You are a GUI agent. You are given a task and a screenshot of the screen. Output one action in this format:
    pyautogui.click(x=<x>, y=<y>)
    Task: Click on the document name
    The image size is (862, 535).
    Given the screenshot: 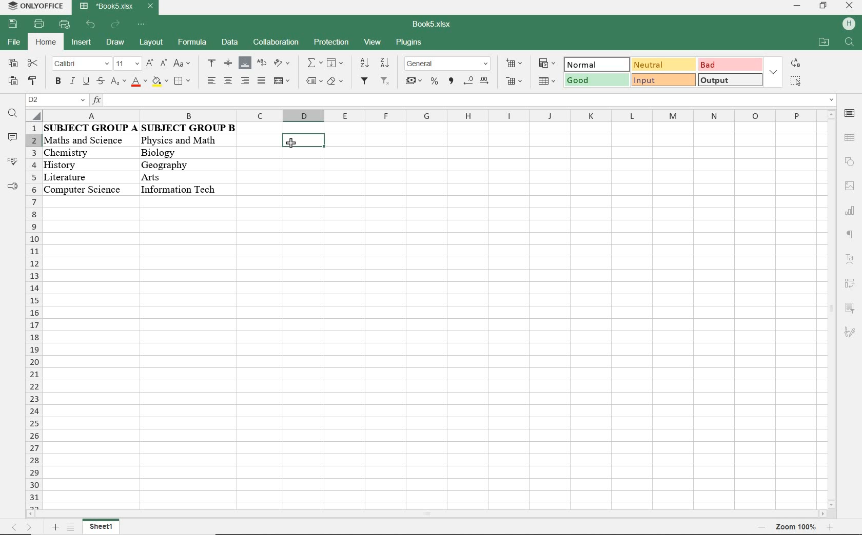 What is the action you would take?
    pyautogui.click(x=115, y=7)
    